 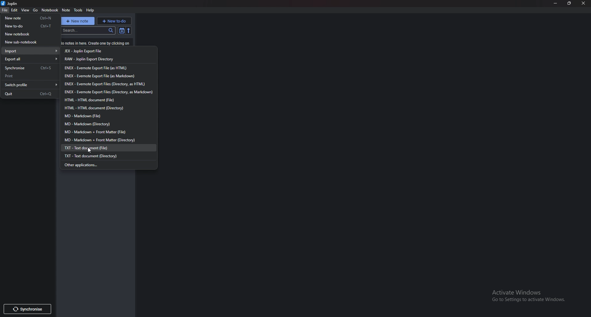 What do you see at coordinates (557, 3) in the screenshot?
I see `Minimize` at bounding box center [557, 3].